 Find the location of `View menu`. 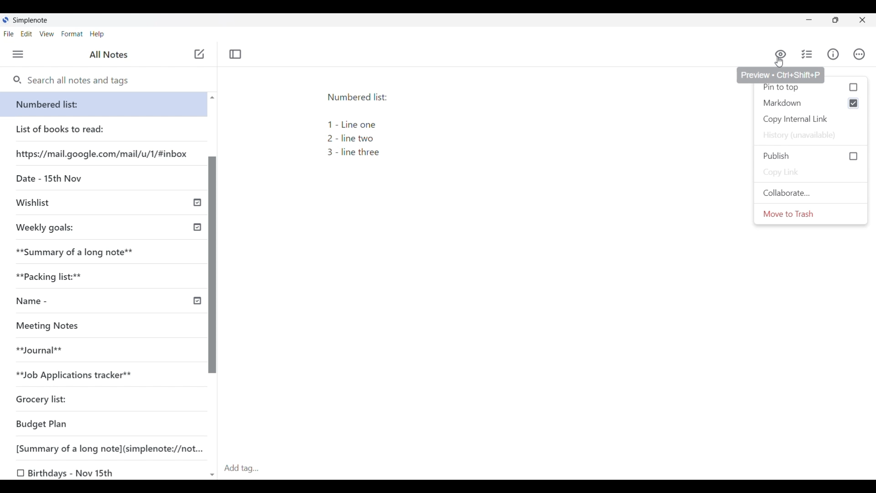

View menu is located at coordinates (47, 34).